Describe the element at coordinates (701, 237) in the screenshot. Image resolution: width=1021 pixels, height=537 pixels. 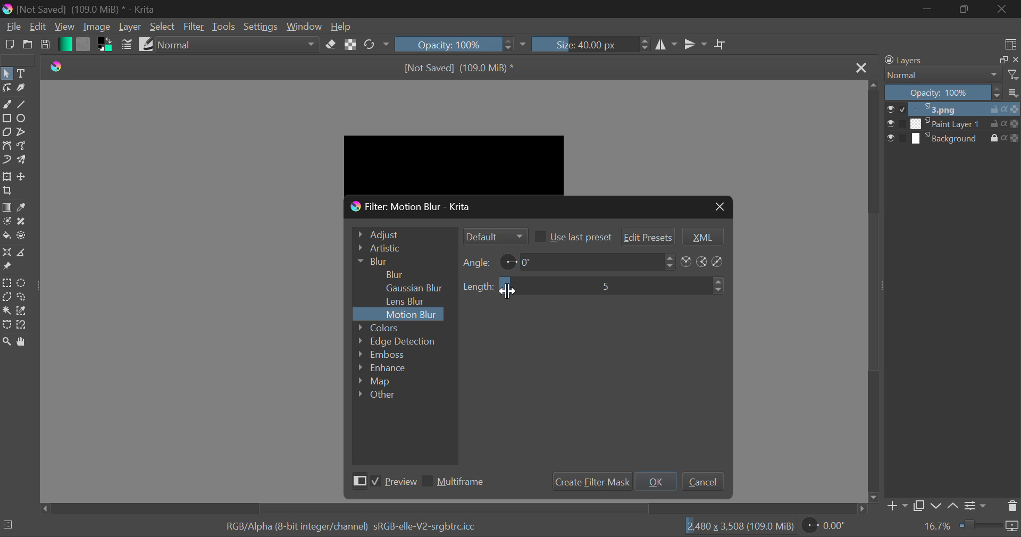
I see `XML` at that location.